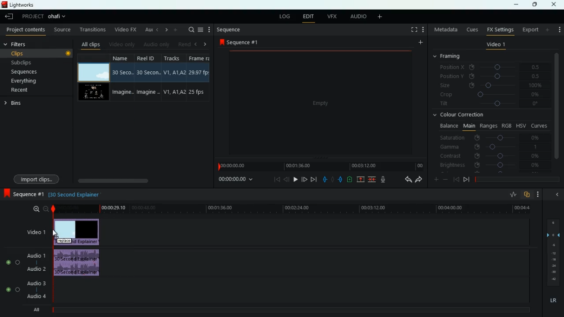 The image size is (564, 317). What do you see at coordinates (499, 29) in the screenshot?
I see `fx settings` at bounding box center [499, 29].